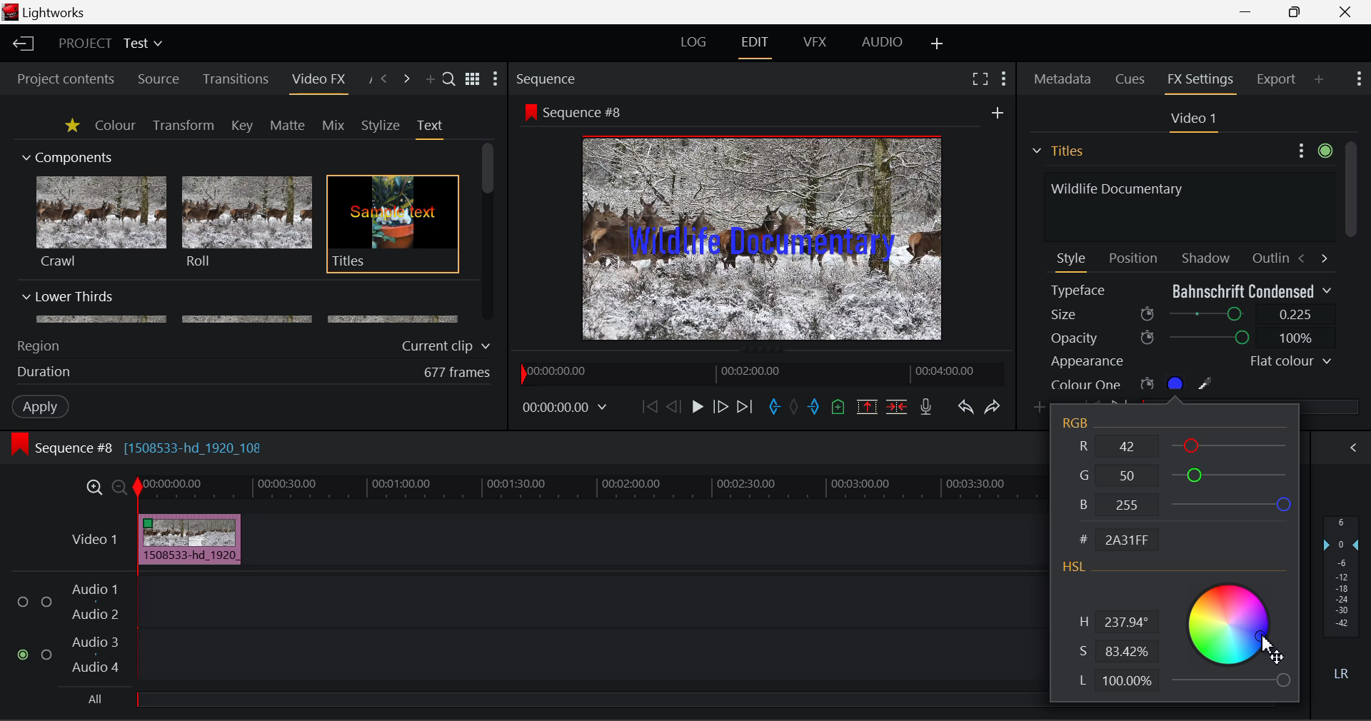  What do you see at coordinates (1269, 633) in the screenshot?
I see `DRAG_TO Cursor Position` at bounding box center [1269, 633].